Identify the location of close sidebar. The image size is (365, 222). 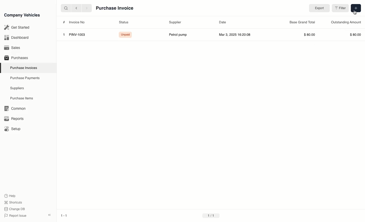
(50, 214).